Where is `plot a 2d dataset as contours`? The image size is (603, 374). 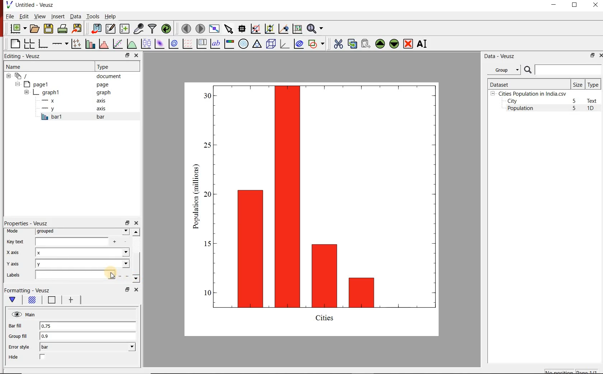
plot a 2d dataset as contours is located at coordinates (173, 43).